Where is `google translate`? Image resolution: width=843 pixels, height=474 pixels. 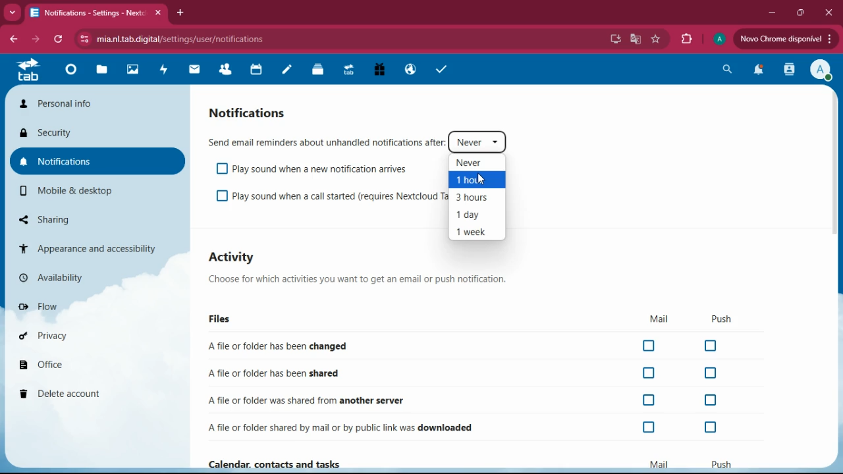
google translate is located at coordinates (634, 39).